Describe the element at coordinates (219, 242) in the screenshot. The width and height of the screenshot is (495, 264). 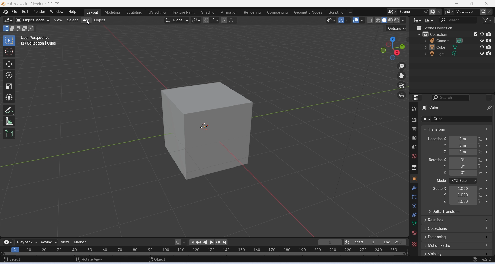
I see `Jump to keyframe` at that location.